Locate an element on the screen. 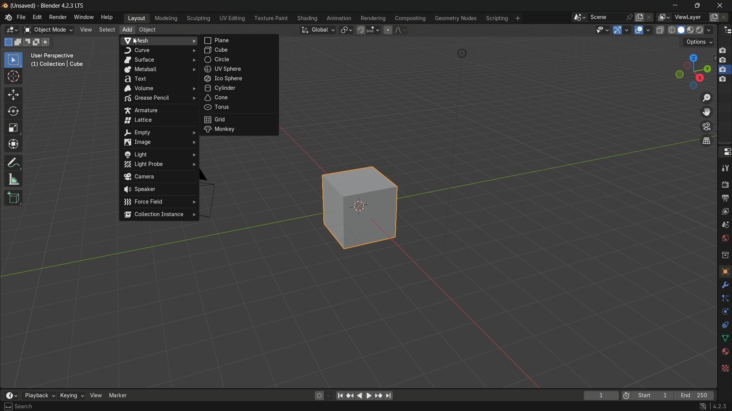 The width and height of the screenshot is (732, 411). transformation is located at coordinates (14, 145).